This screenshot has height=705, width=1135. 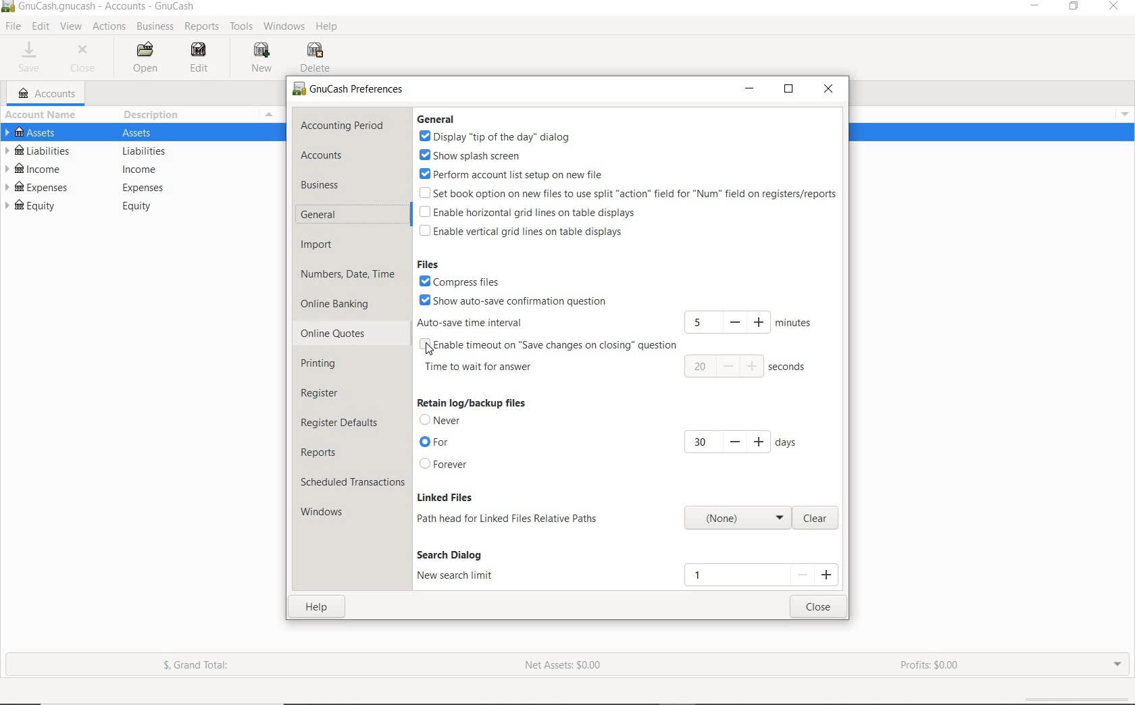 What do you see at coordinates (521, 232) in the screenshot?
I see `enable vertical grid lines` at bounding box center [521, 232].